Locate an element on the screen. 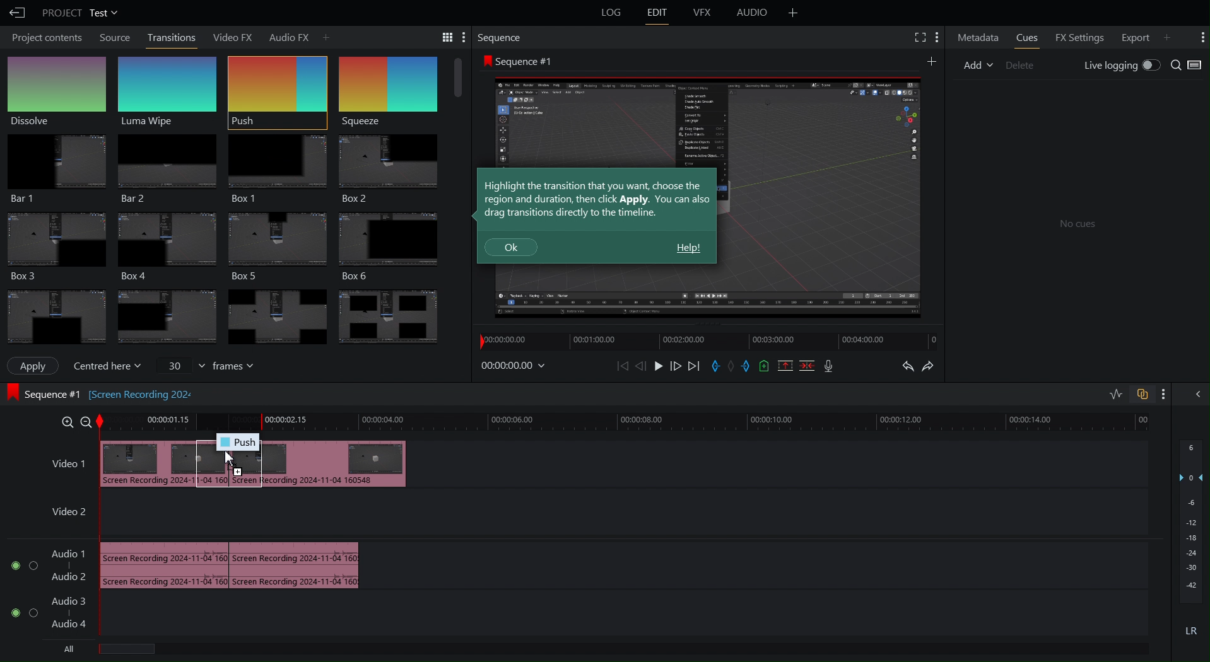 This screenshot has width=1210, height=662. Audio Track 3 is located at coordinates (73, 598).